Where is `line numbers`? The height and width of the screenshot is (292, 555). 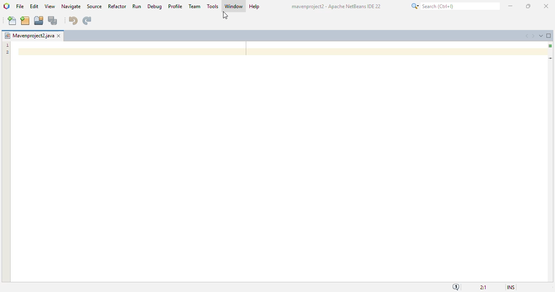
line numbers is located at coordinates (7, 48).